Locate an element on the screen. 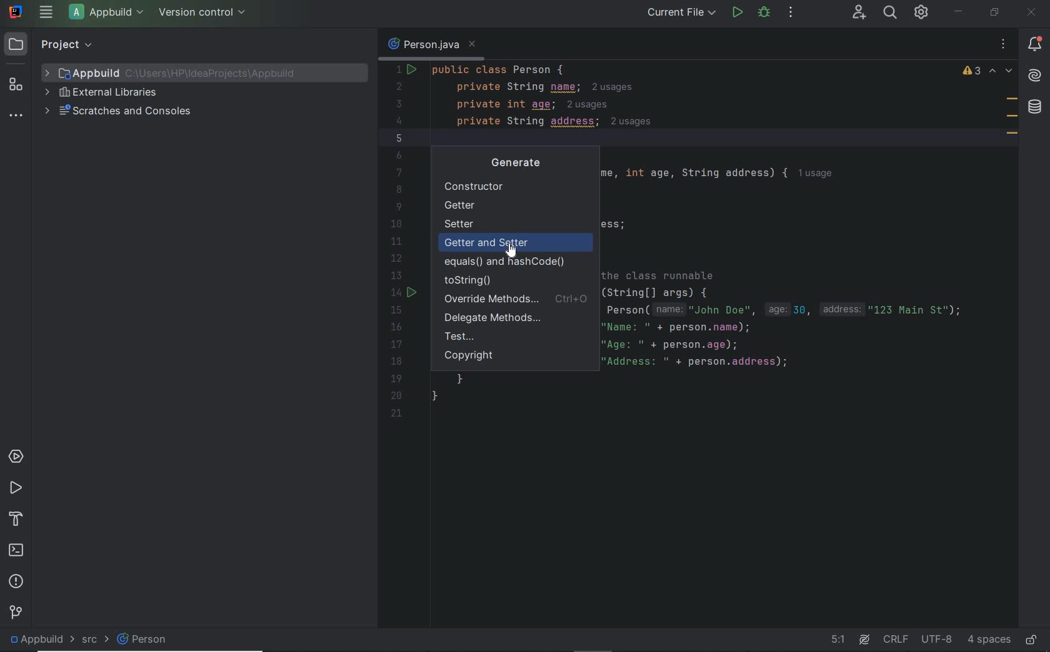 The height and width of the screenshot is (652, 1050). minimize is located at coordinates (958, 11).